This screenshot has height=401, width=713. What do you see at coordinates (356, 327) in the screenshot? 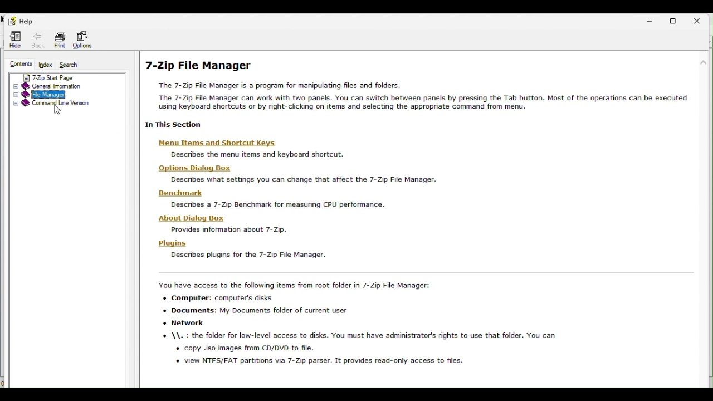
I see `7 zip file manager access items` at bounding box center [356, 327].